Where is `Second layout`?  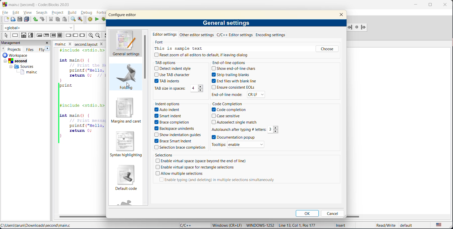 Second layout is located at coordinates (92, 43).